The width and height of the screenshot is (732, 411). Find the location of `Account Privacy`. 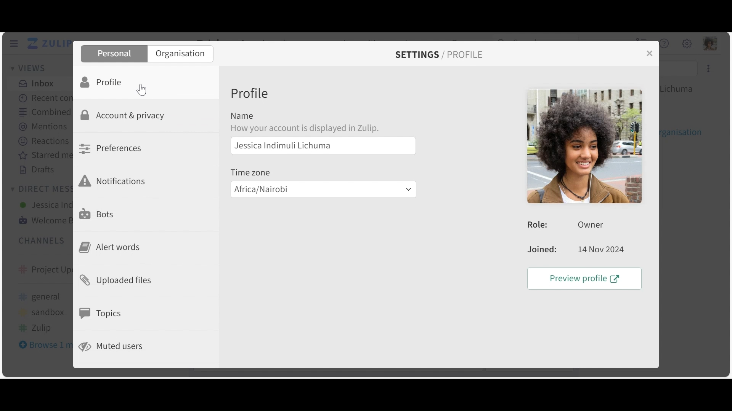

Account Privacy is located at coordinates (122, 116).